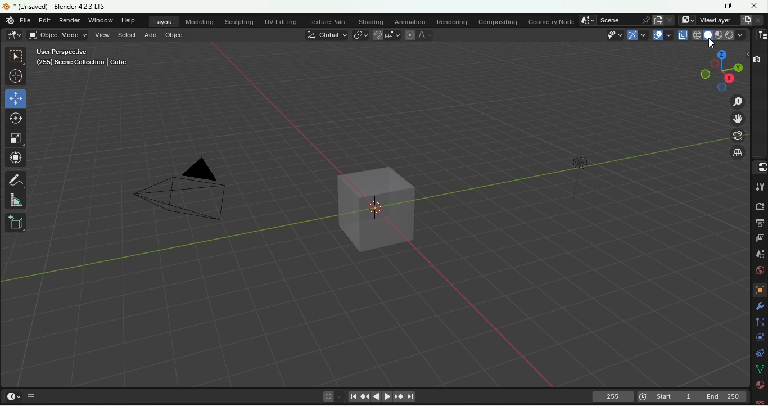 Image resolution: width=768 pixels, height=406 pixels. Describe the element at coordinates (327, 35) in the screenshot. I see `Transform orientation` at that location.